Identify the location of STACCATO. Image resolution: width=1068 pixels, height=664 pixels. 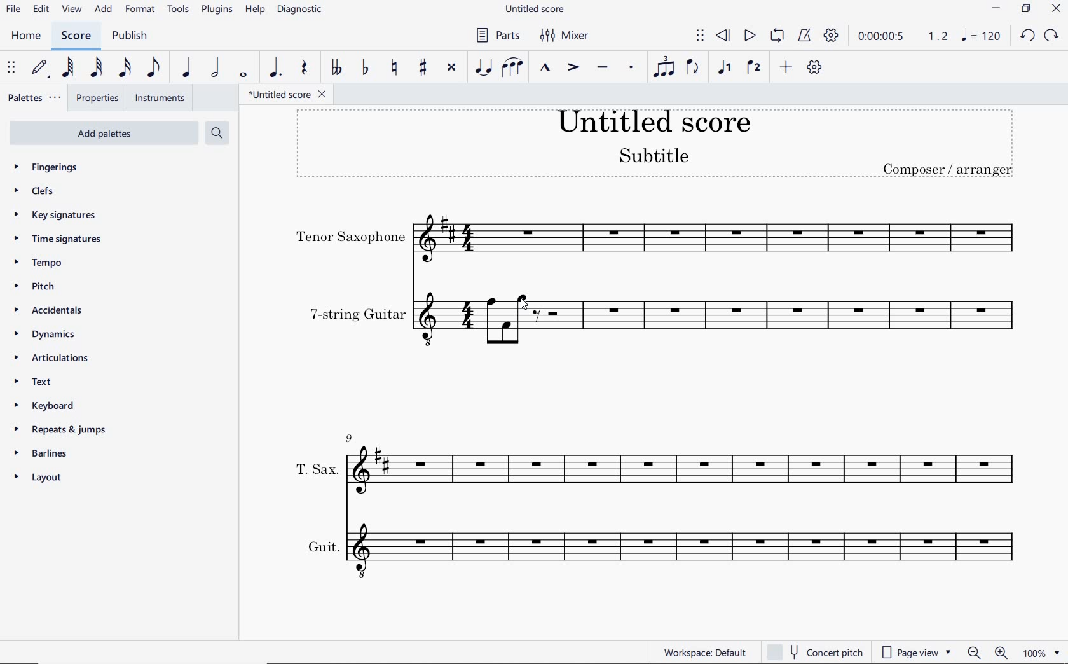
(631, 67).